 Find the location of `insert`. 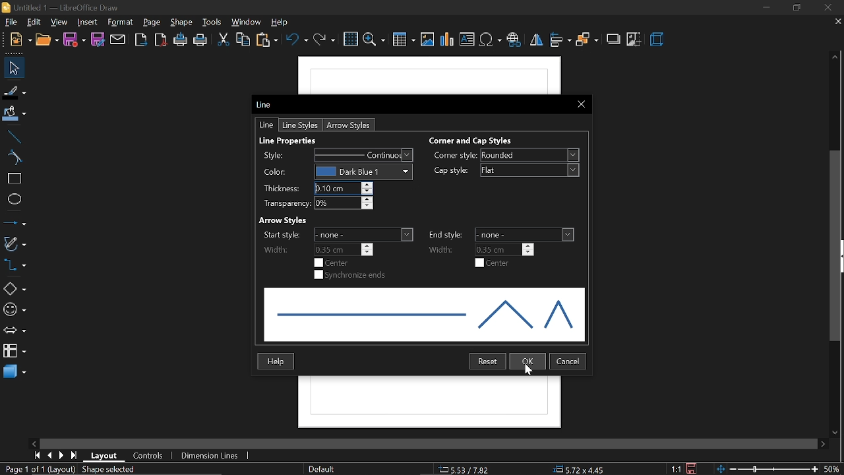

insert is located at coordinates (88, 22).